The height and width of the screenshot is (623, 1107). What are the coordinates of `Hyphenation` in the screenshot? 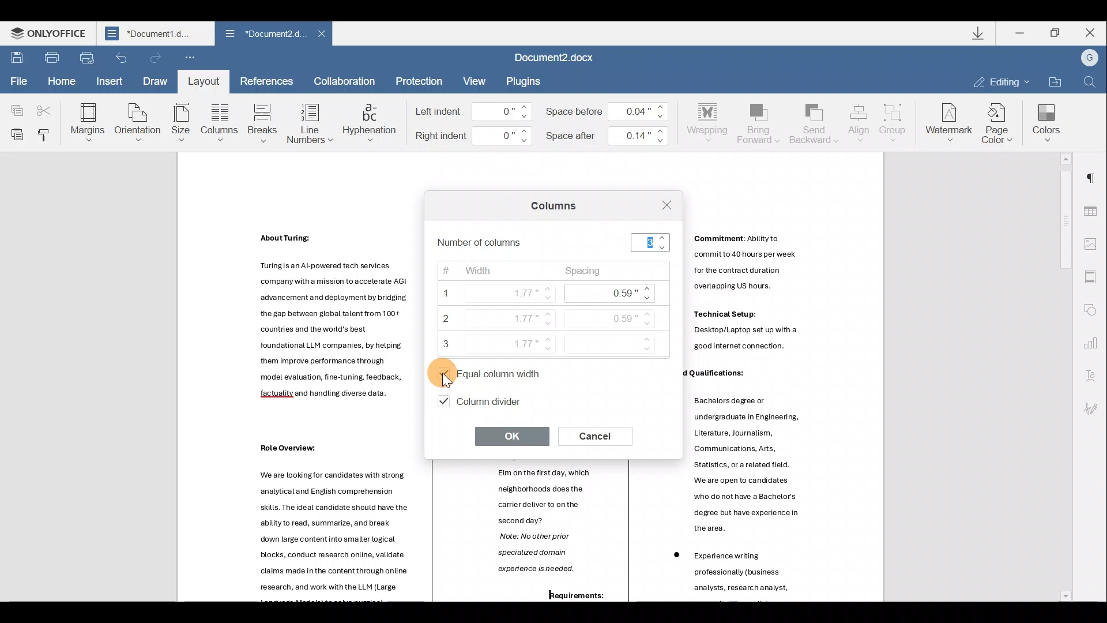 It's located at (370, 121).